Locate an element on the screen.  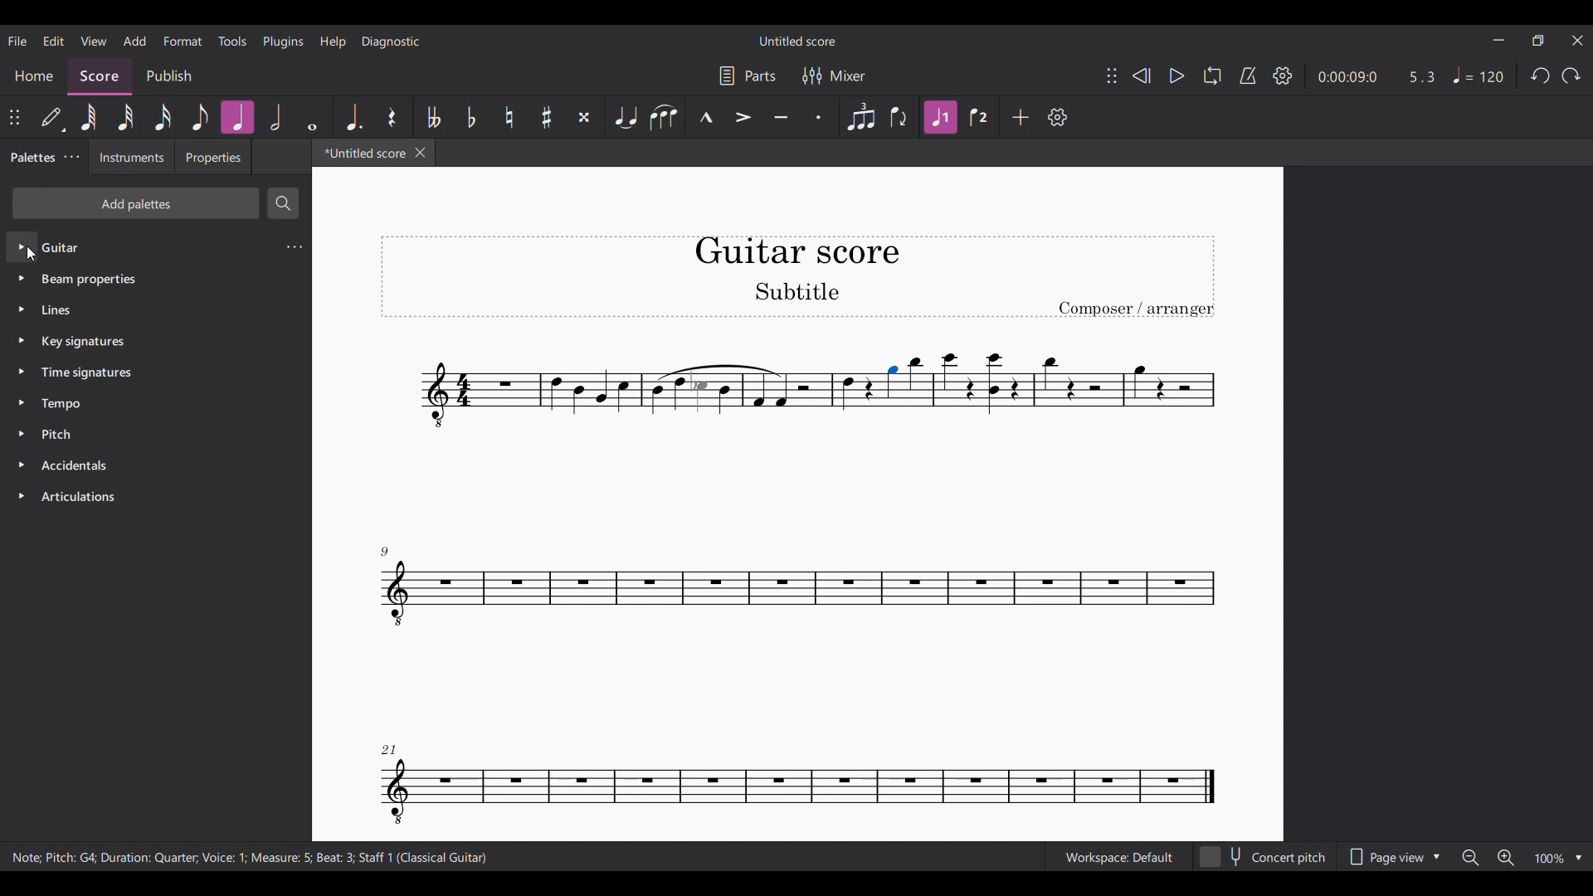
8th note is located at coordinates (200, 117).